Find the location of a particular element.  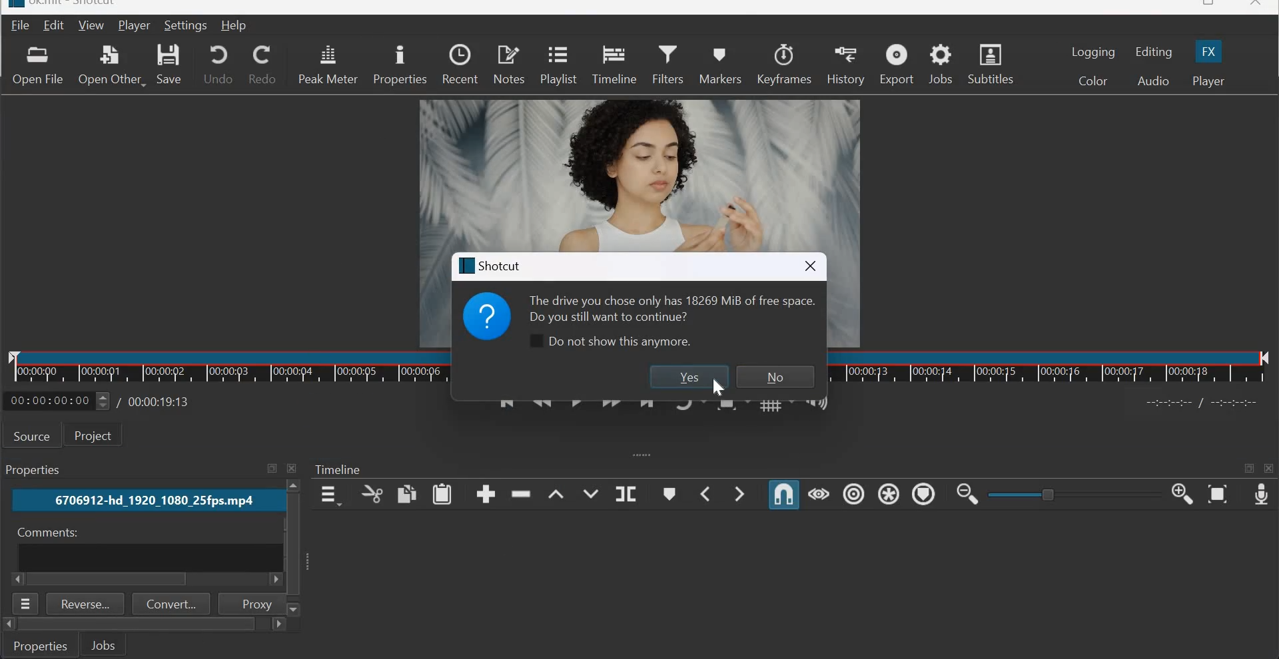

message is located at coordinates (669, 307).